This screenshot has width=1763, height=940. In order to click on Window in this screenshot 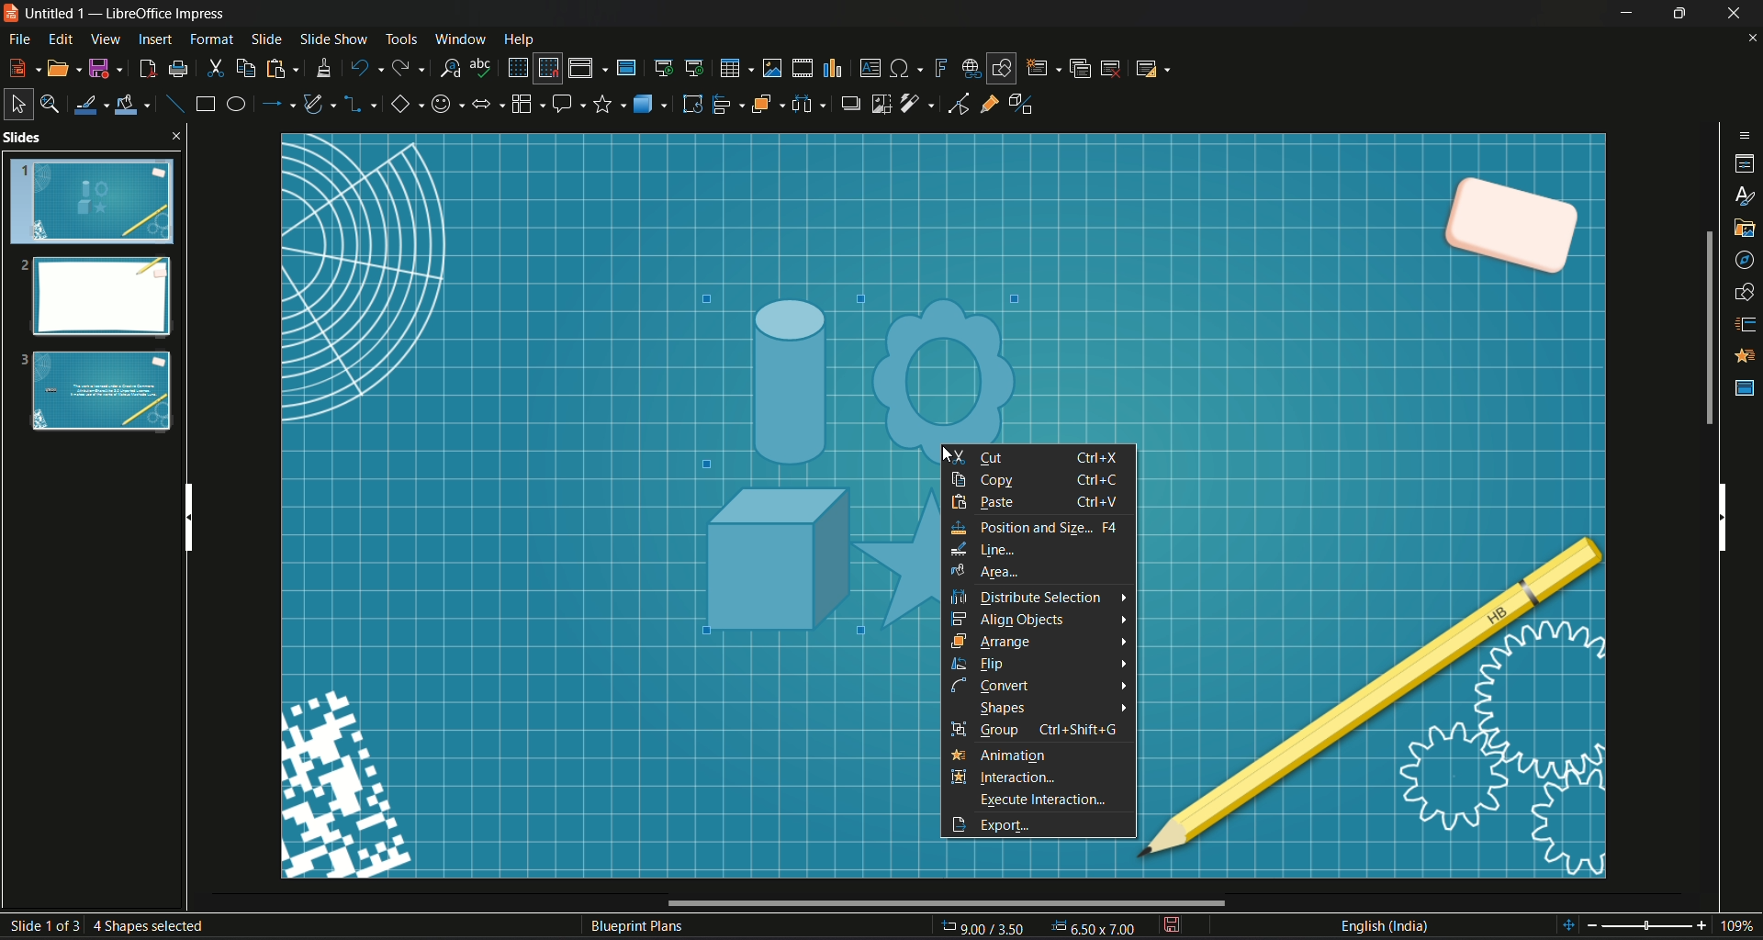, I will do `click(456, 38)`.